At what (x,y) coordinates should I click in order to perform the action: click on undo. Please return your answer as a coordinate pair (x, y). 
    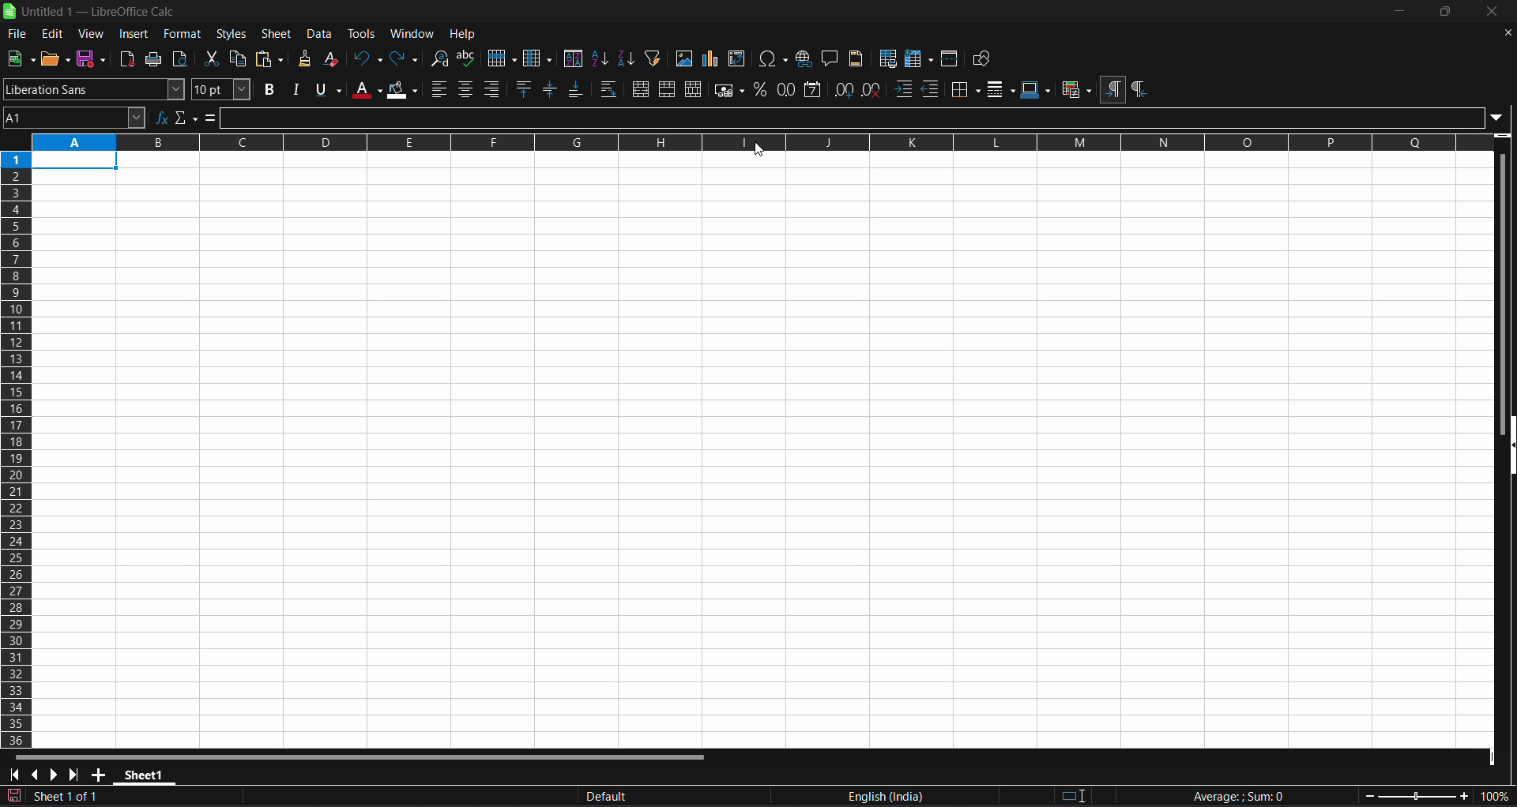
    Looking at the image, I should click on (367, 58).